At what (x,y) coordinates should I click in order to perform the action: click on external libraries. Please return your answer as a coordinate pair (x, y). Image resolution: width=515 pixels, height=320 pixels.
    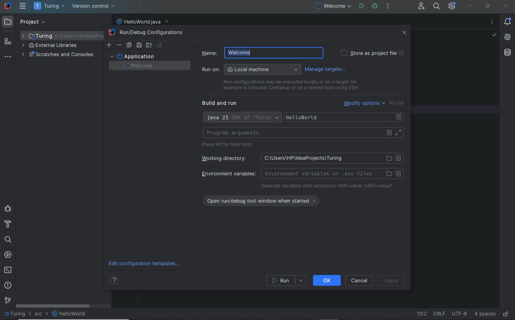
    Looking at the image, I should click on (49, 46).